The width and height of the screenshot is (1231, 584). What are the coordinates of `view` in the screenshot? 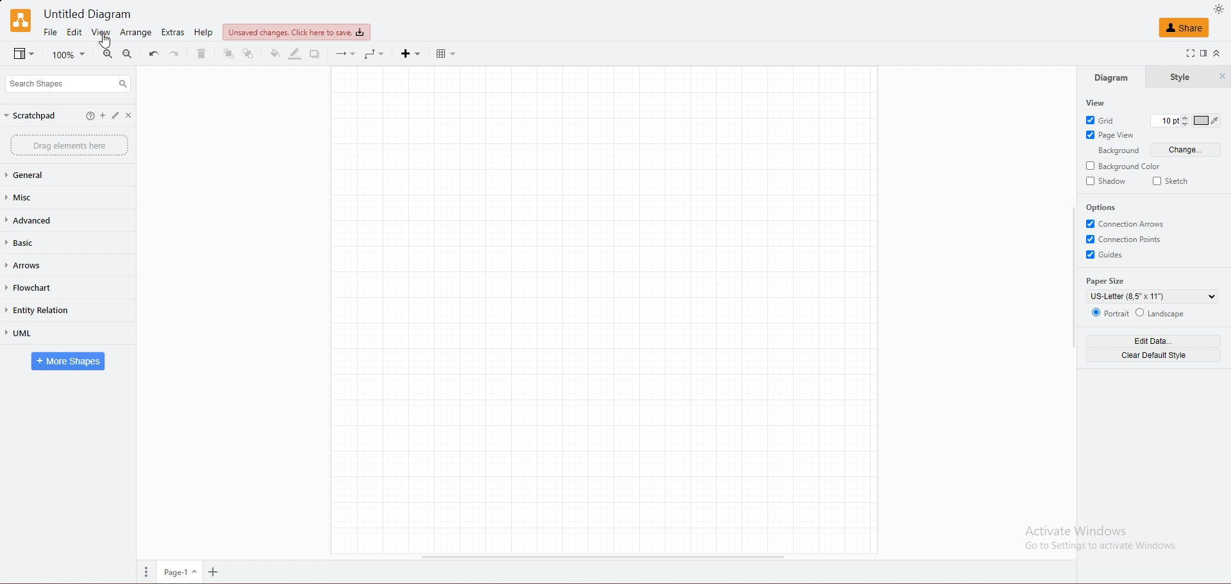 It's located at (100, 32).